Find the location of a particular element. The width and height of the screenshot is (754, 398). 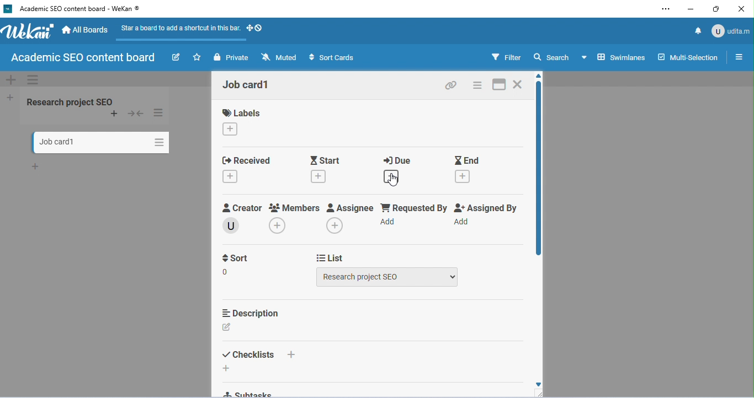

close card is located at coordinates (519, 84).